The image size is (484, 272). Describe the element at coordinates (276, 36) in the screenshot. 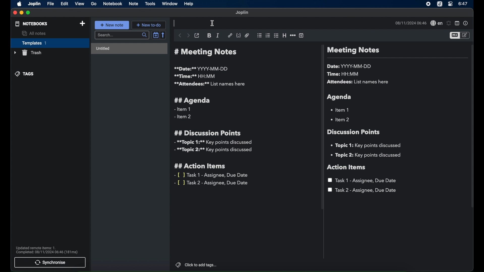

I see `checkbox` at that location.